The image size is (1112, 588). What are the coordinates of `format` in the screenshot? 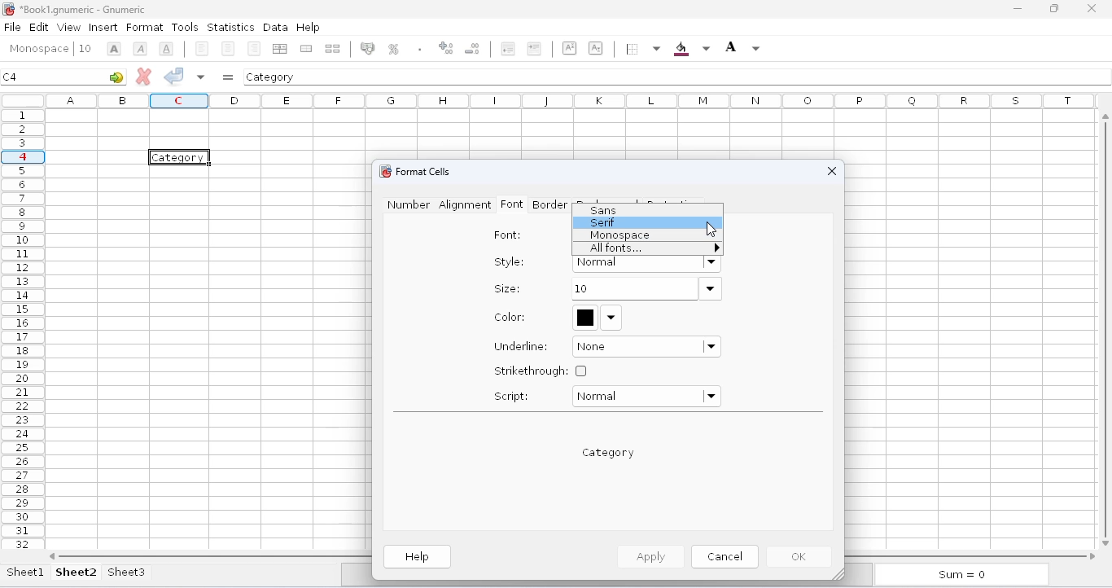 It's located at (145, 28).